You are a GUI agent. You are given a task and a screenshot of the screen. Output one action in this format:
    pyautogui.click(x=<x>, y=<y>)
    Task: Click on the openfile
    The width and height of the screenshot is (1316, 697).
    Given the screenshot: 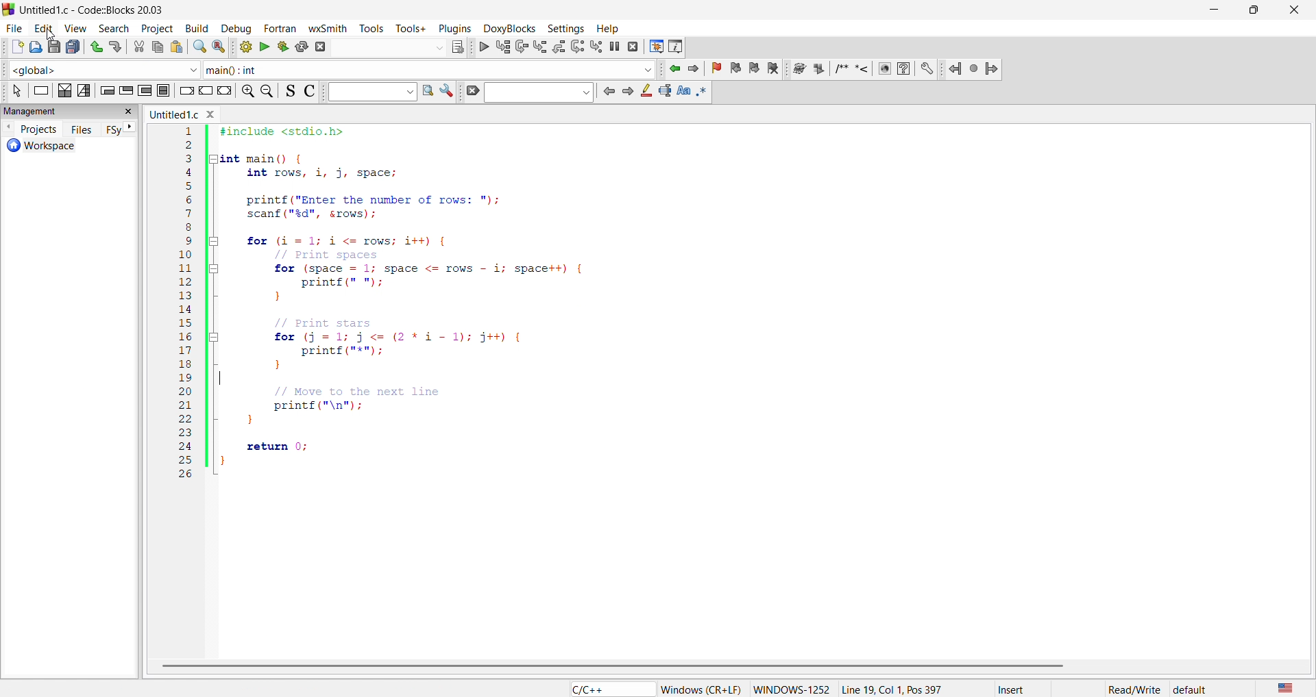 What is the action you would take?
    pyautogui.click(x=32, y=48)
    